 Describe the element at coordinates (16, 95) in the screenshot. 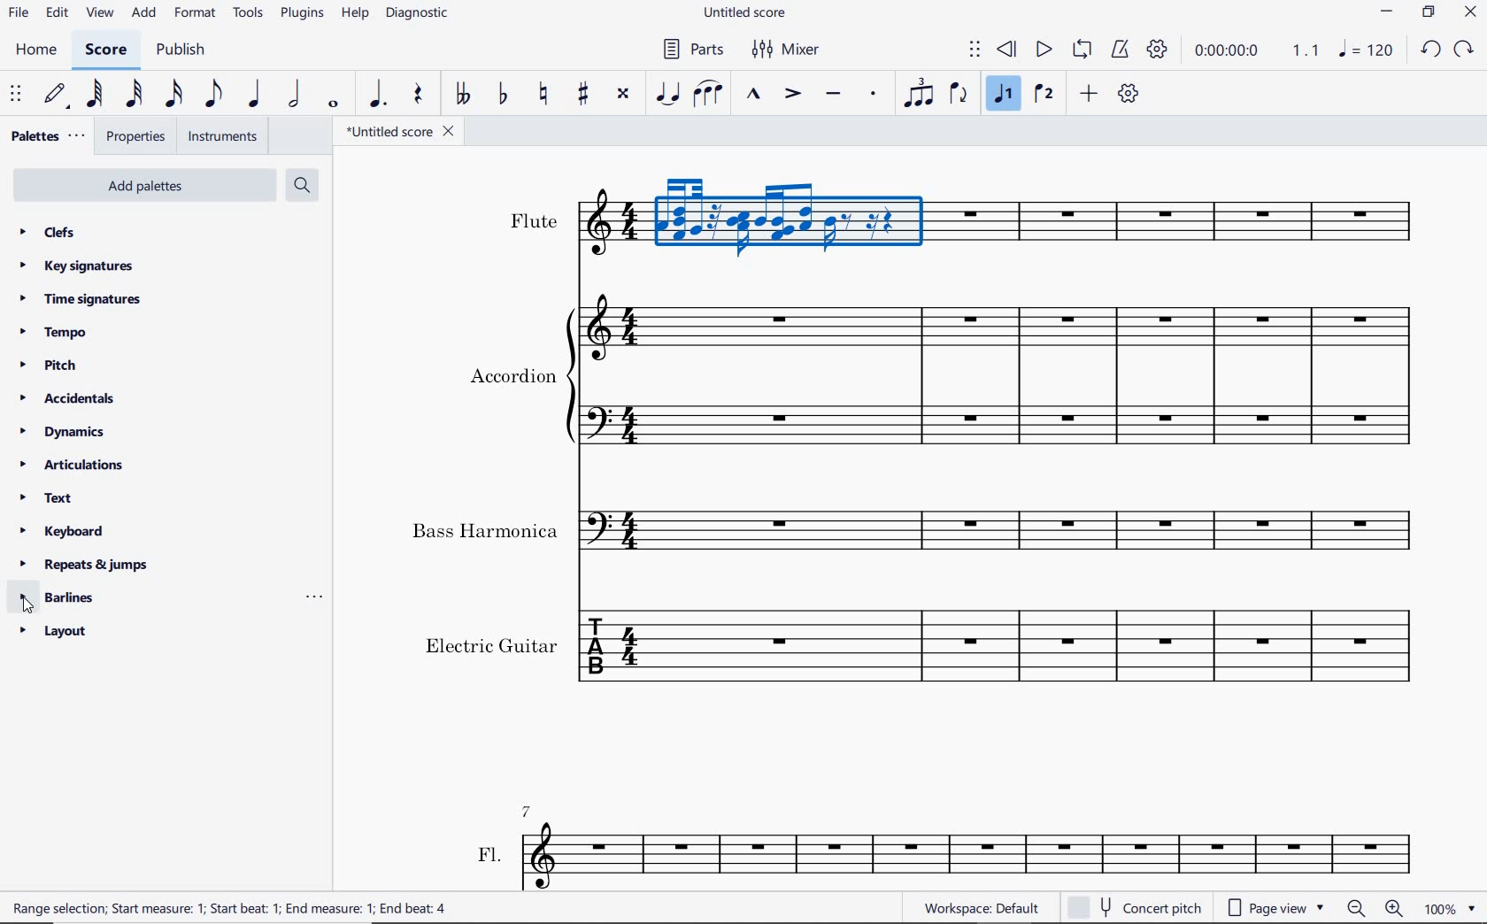

I see `select to move` at that location.